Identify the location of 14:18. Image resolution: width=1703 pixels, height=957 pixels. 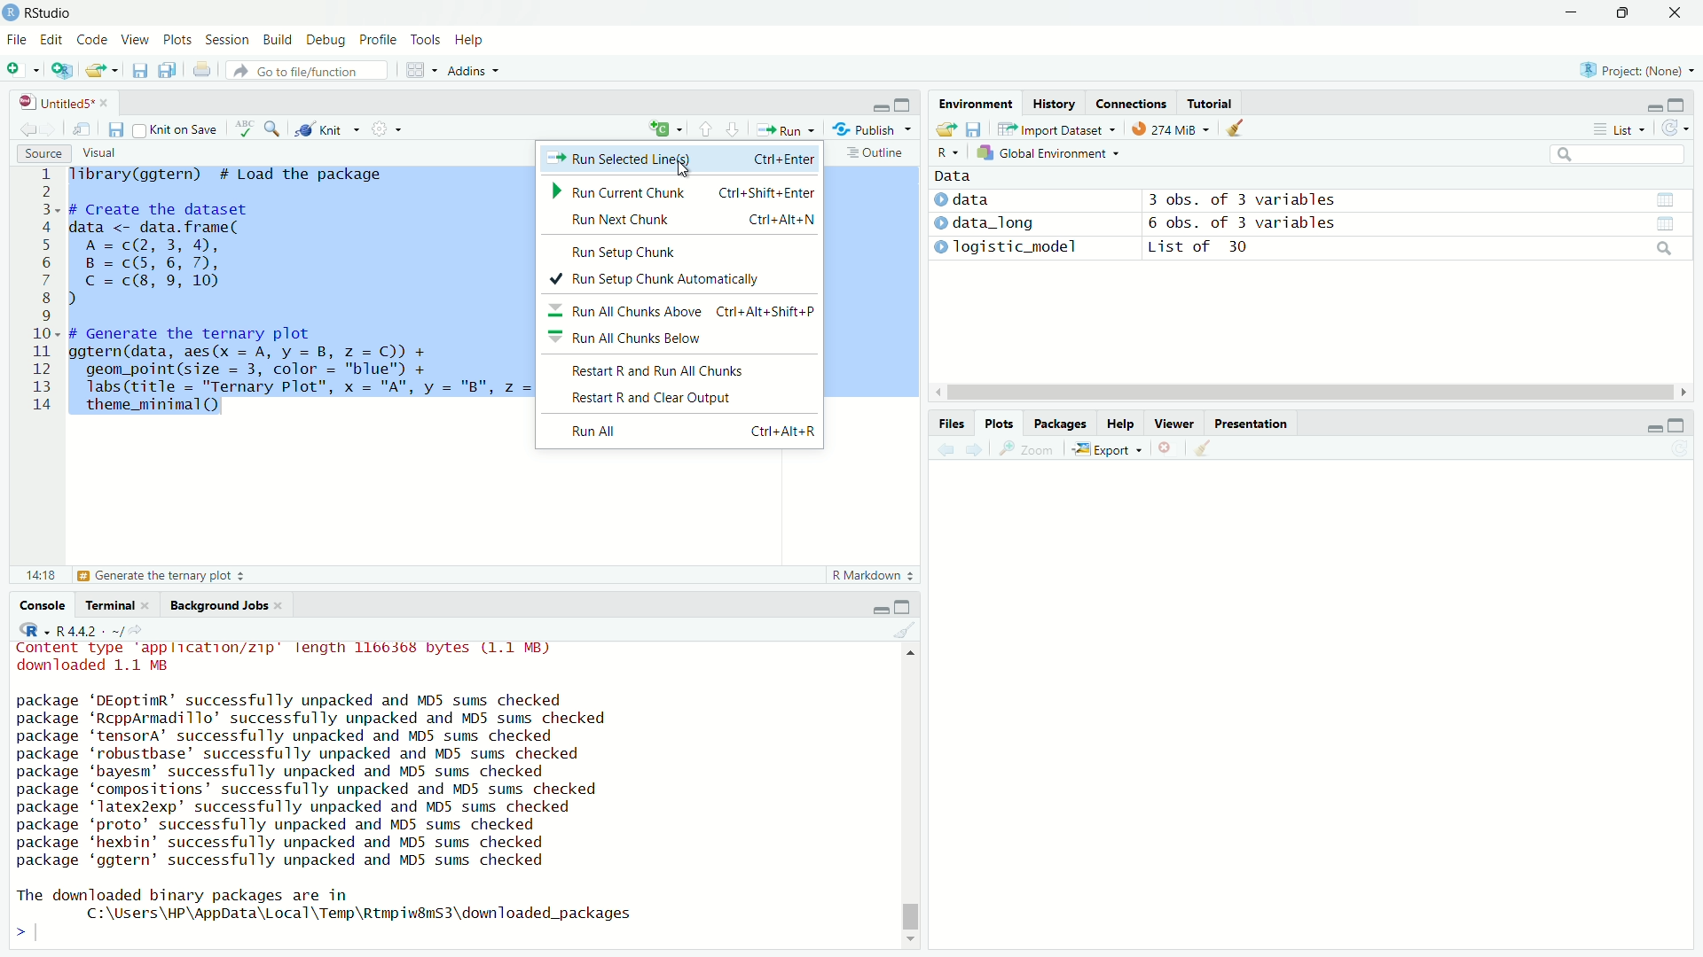
(39, 573).